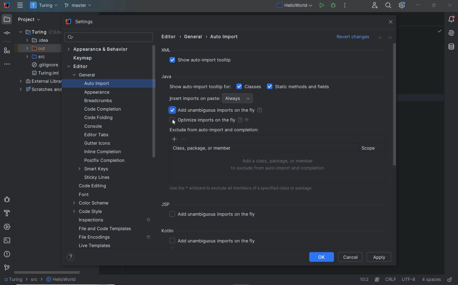 The height and width of the screenshot is (285, 458). Describe the element at coordinates (379, 257) in the screenshot. I see `APPLY` at that location.